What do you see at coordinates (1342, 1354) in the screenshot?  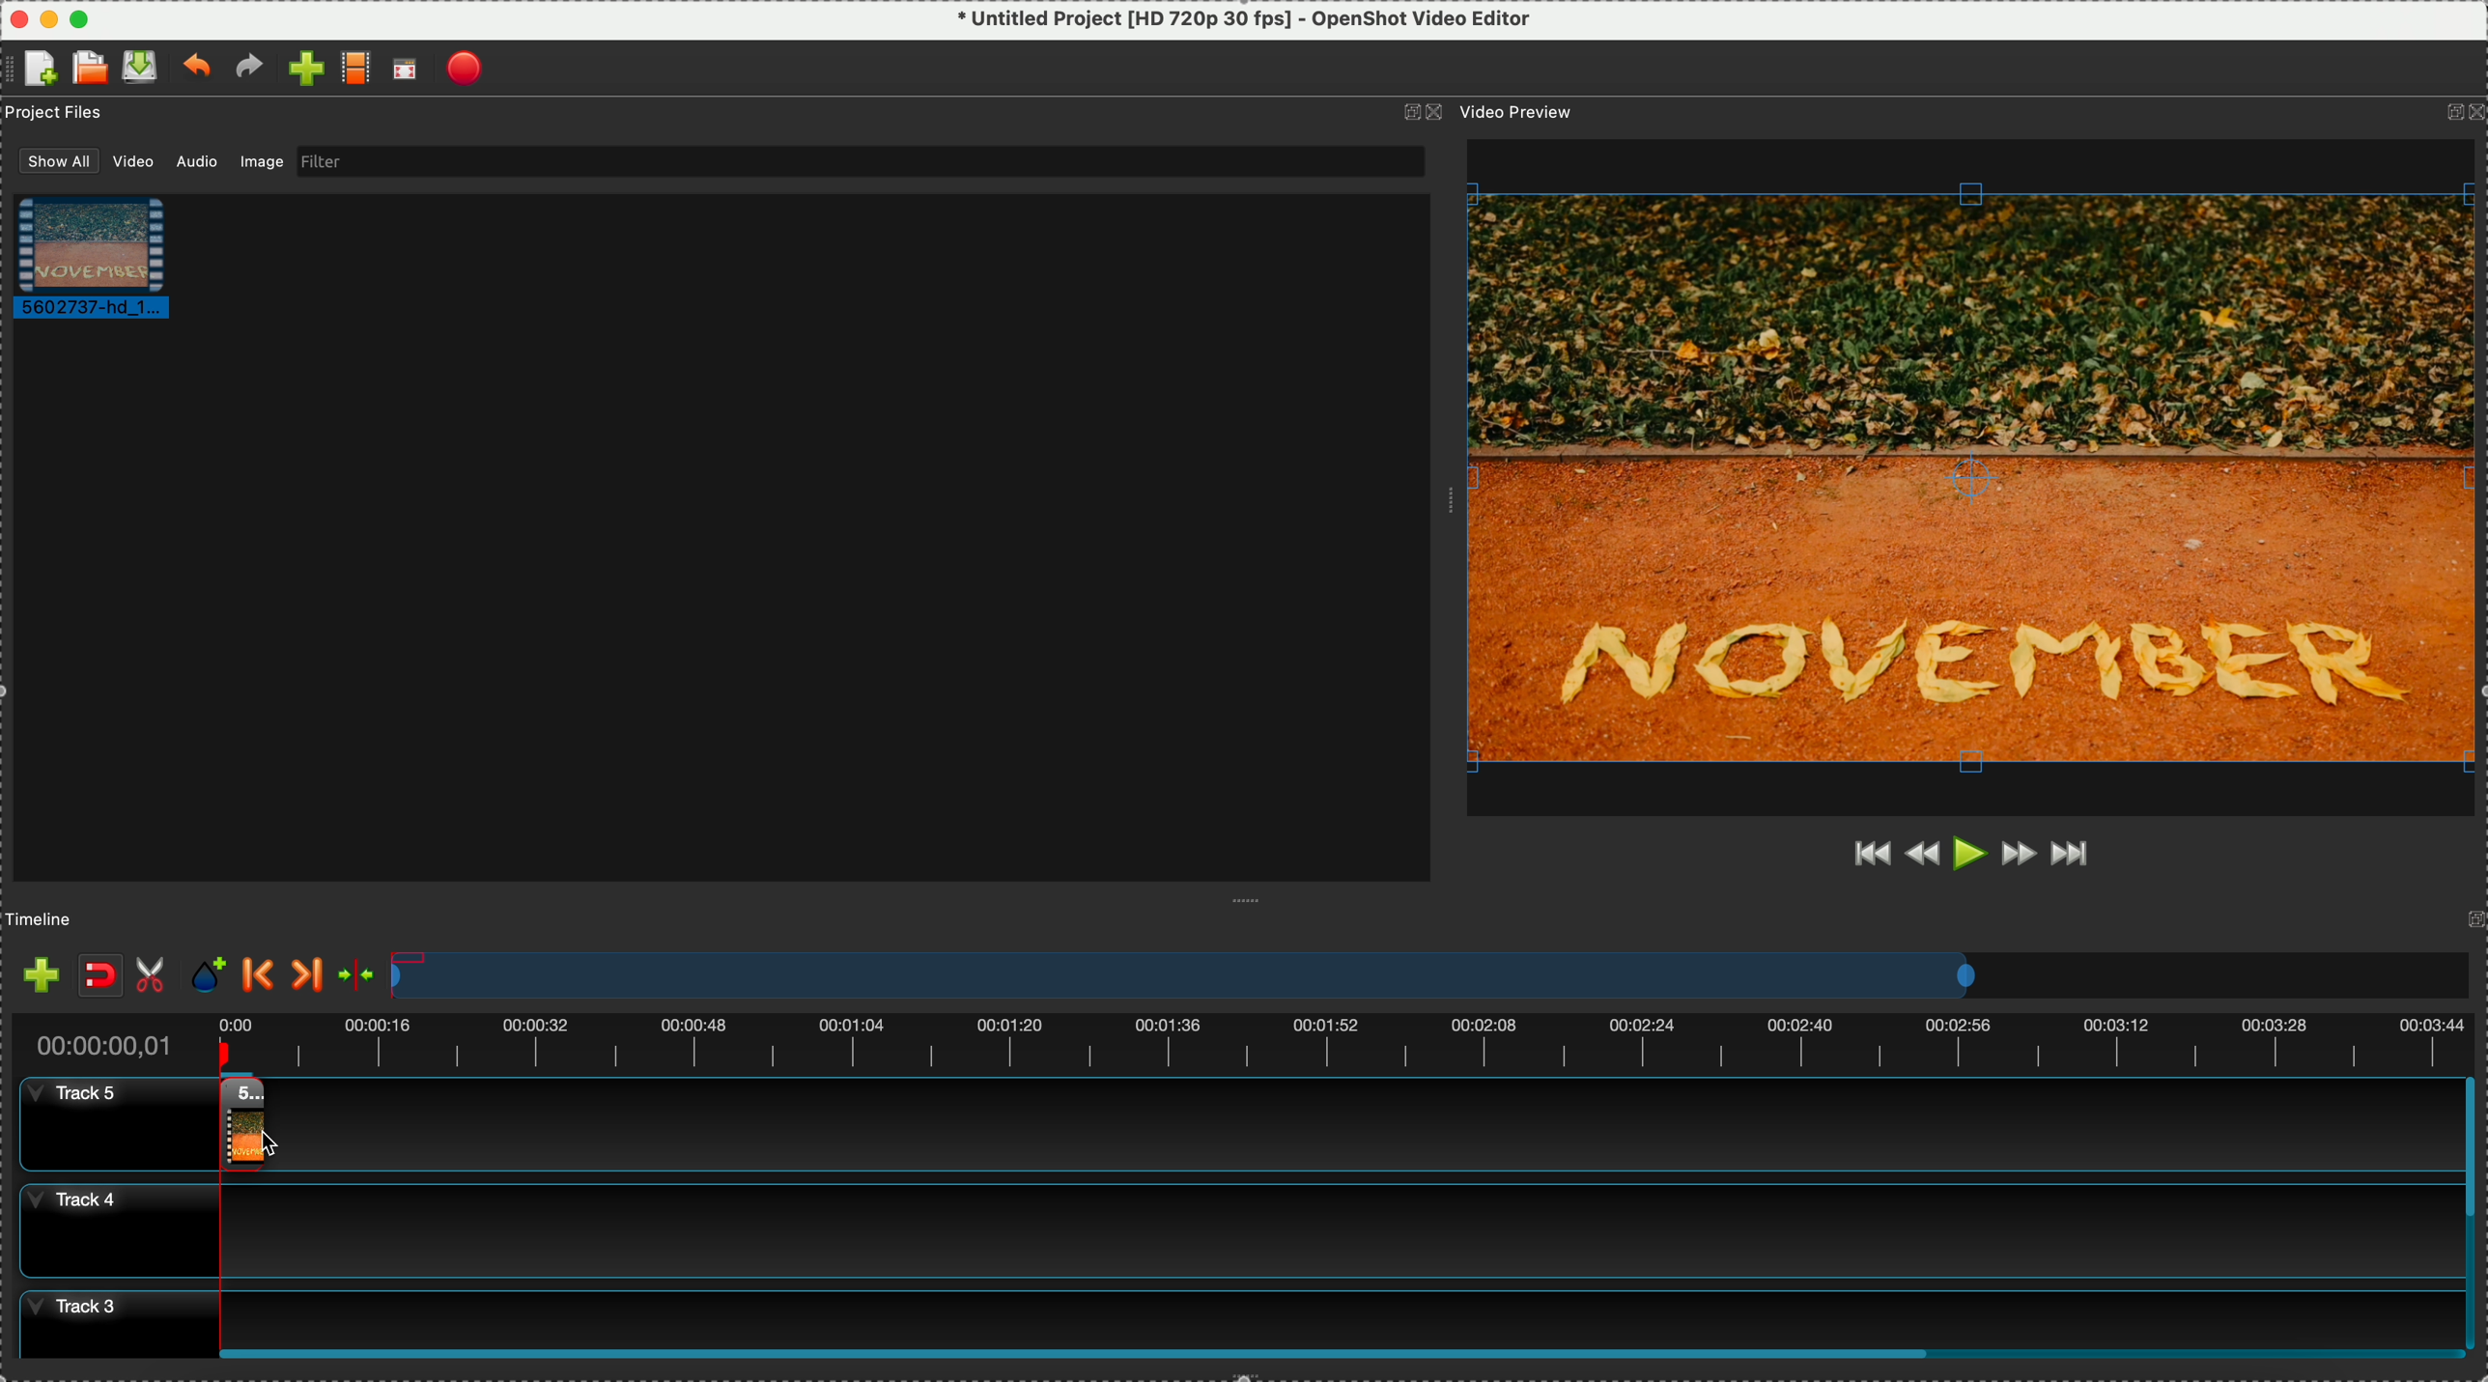 I see `Horizontal scroll bar` at bounding box center [1342, 1354].